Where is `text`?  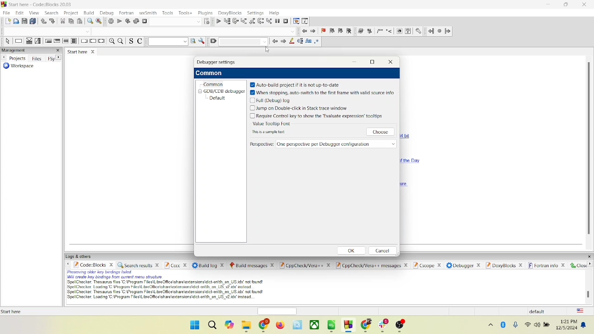
text is located at coordinates (13, 311).